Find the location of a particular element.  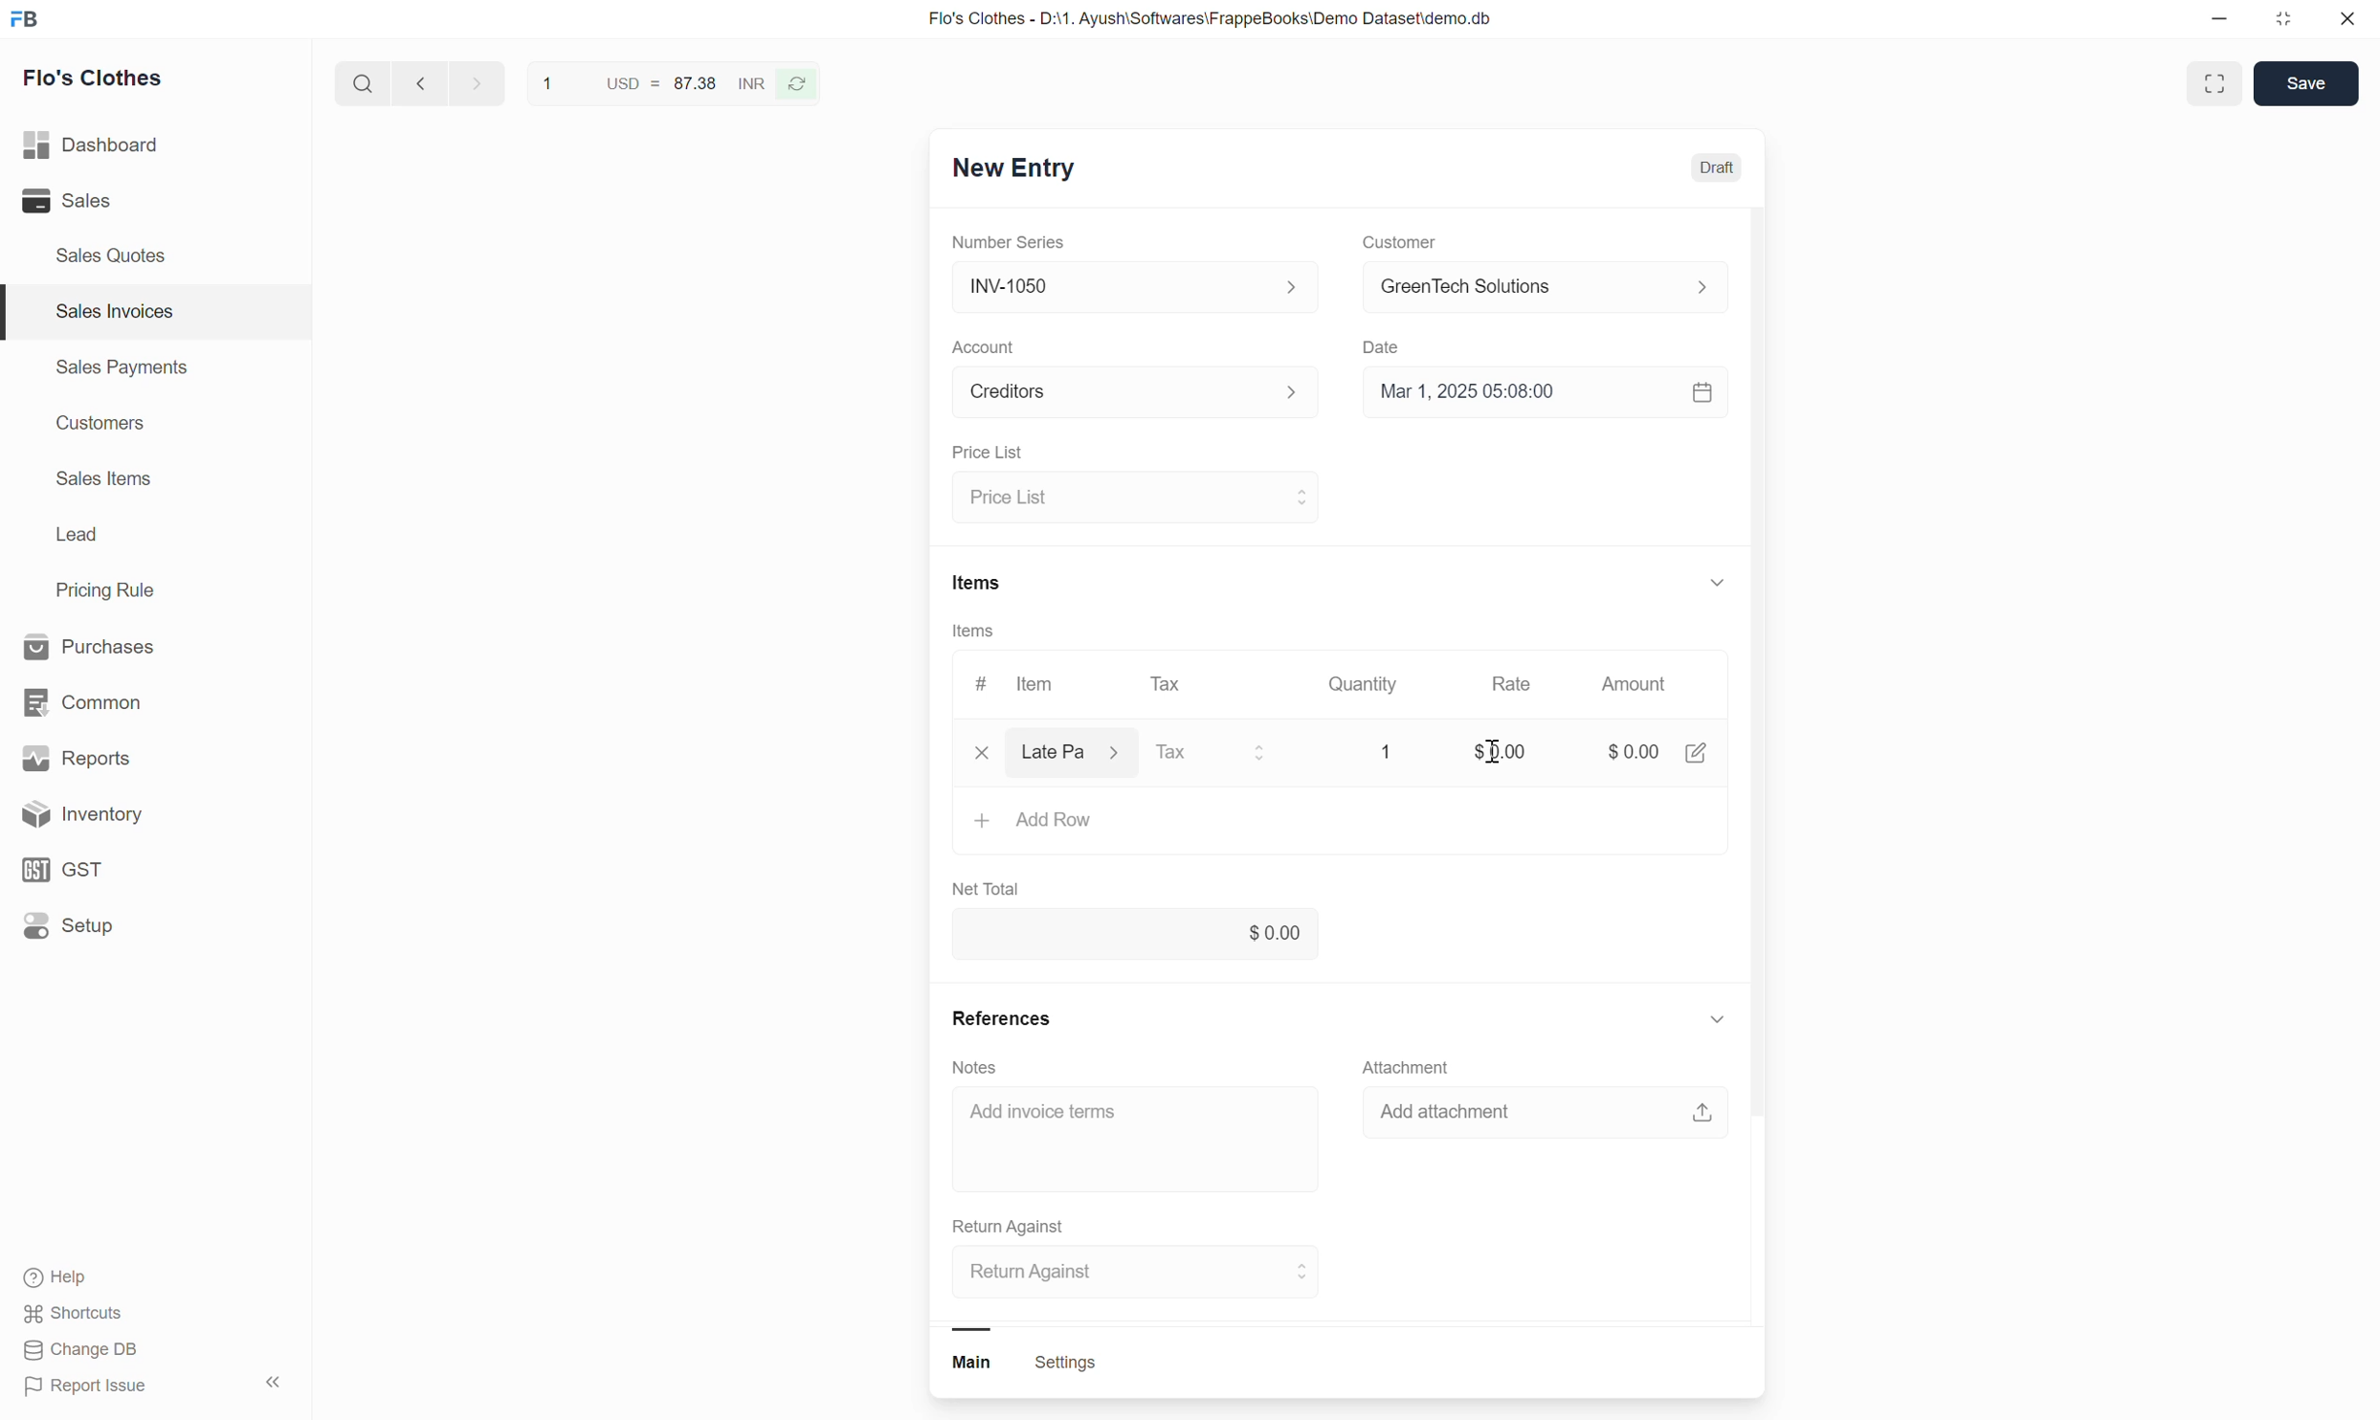

Net Total is located at coordinates (993, 886).